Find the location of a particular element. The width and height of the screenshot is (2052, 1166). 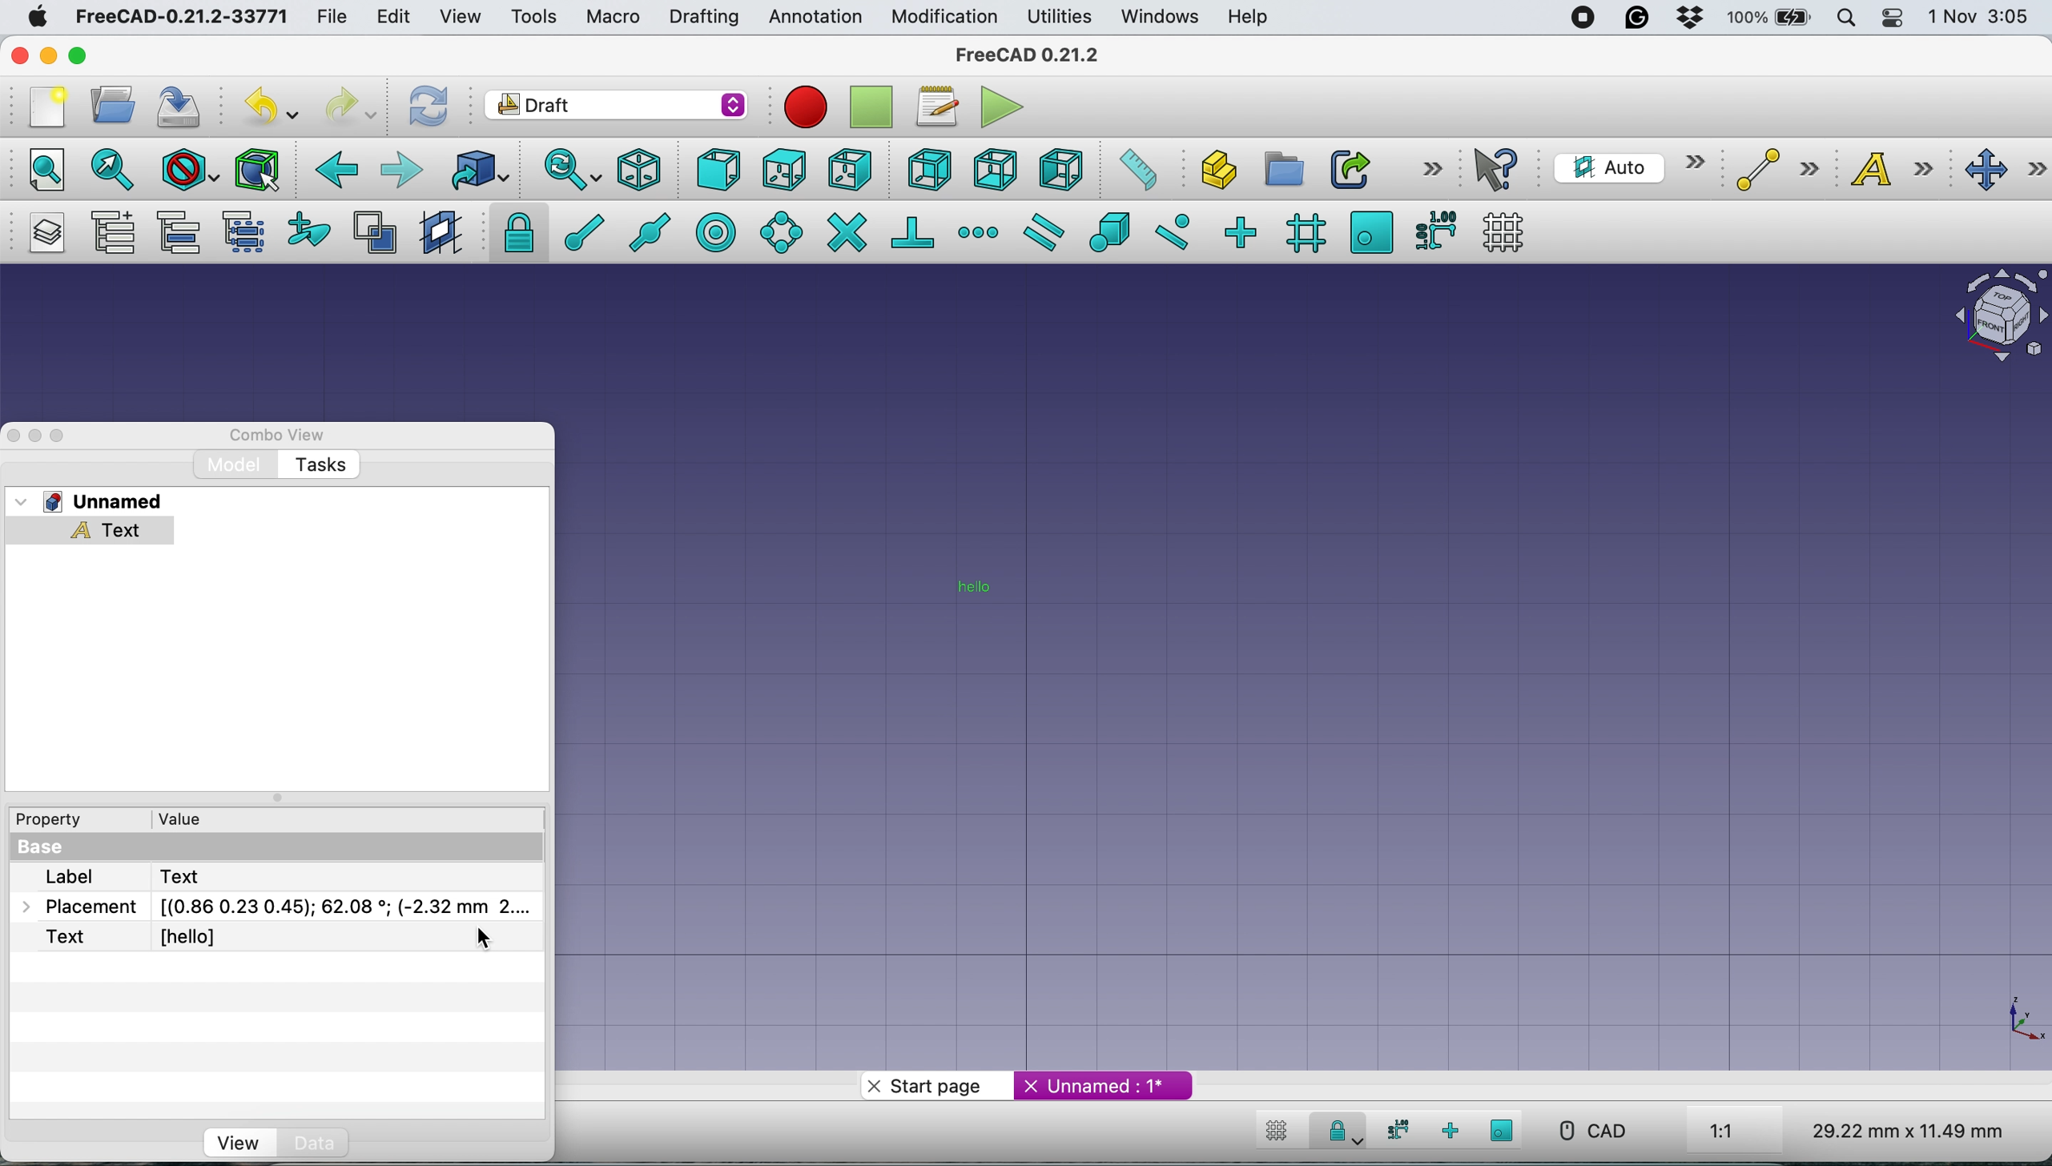

save is located at coordinates (178, 103).